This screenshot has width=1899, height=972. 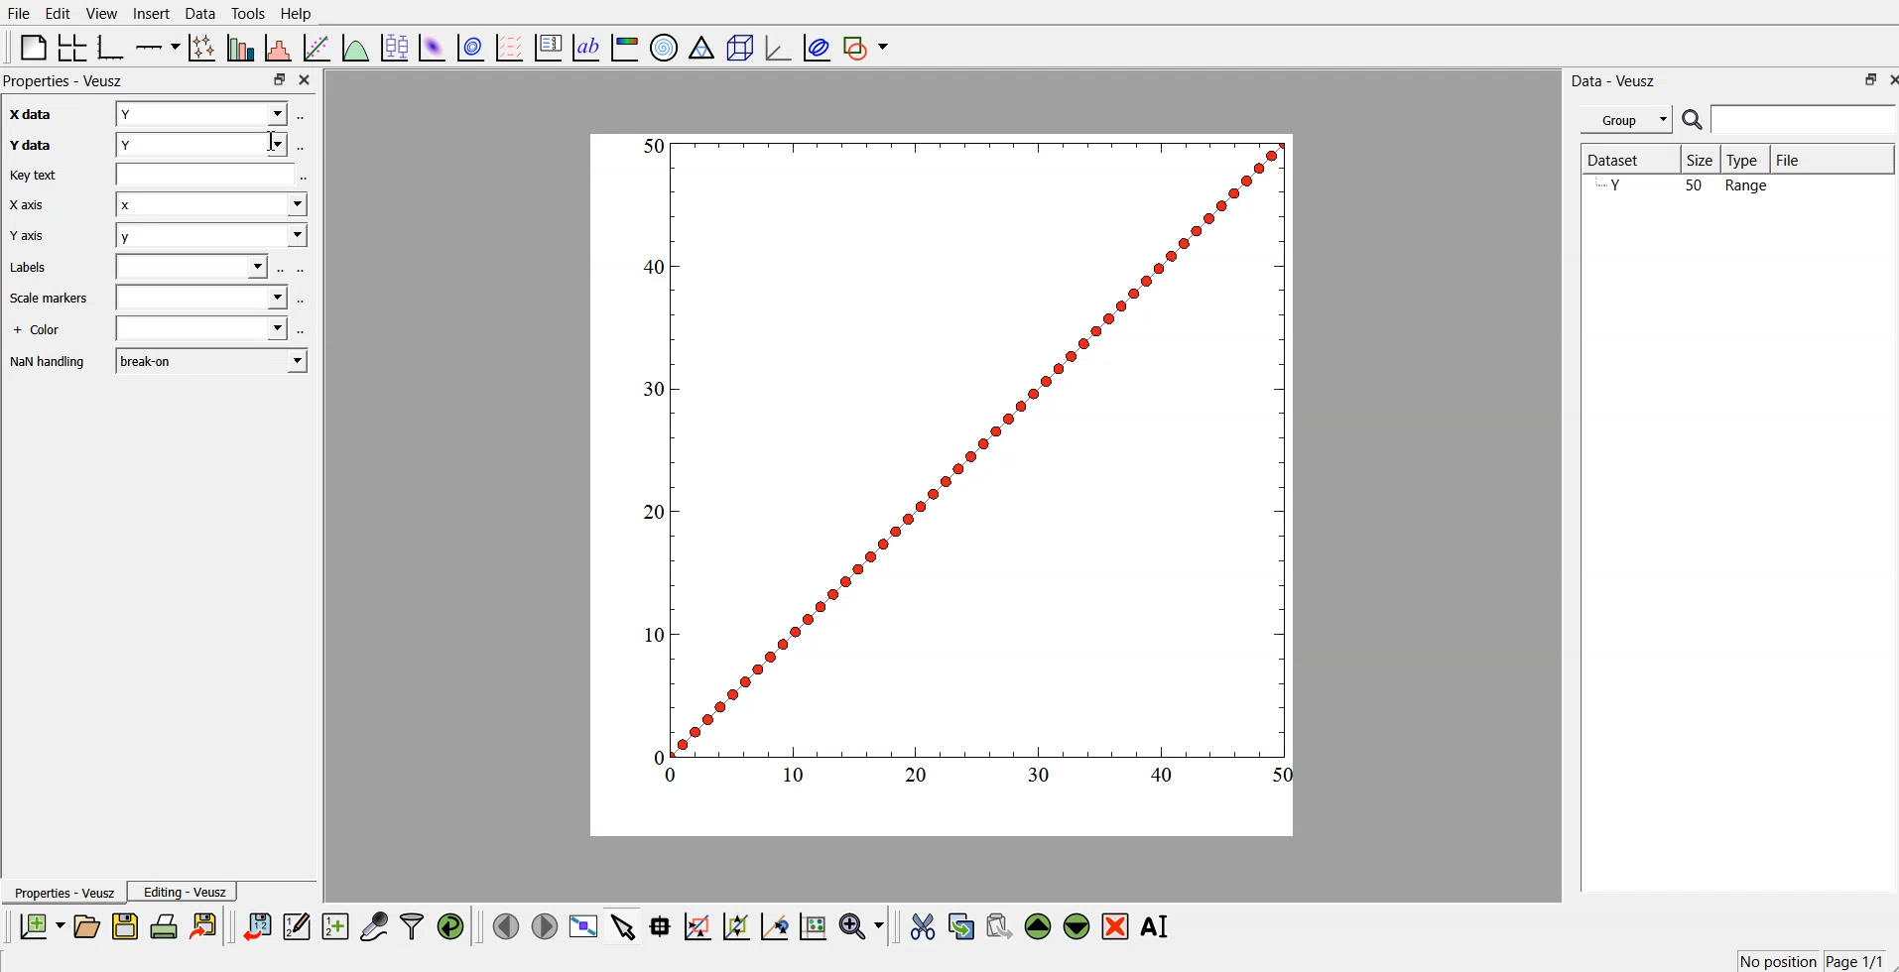 I want to click on blank page, so click(x=30, y=47).